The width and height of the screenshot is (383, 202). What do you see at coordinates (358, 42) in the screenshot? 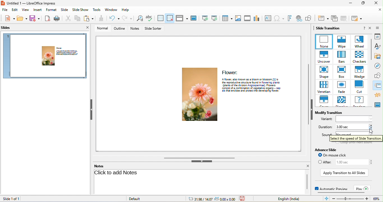
I see `wheel` at bounding box center [358, 42].